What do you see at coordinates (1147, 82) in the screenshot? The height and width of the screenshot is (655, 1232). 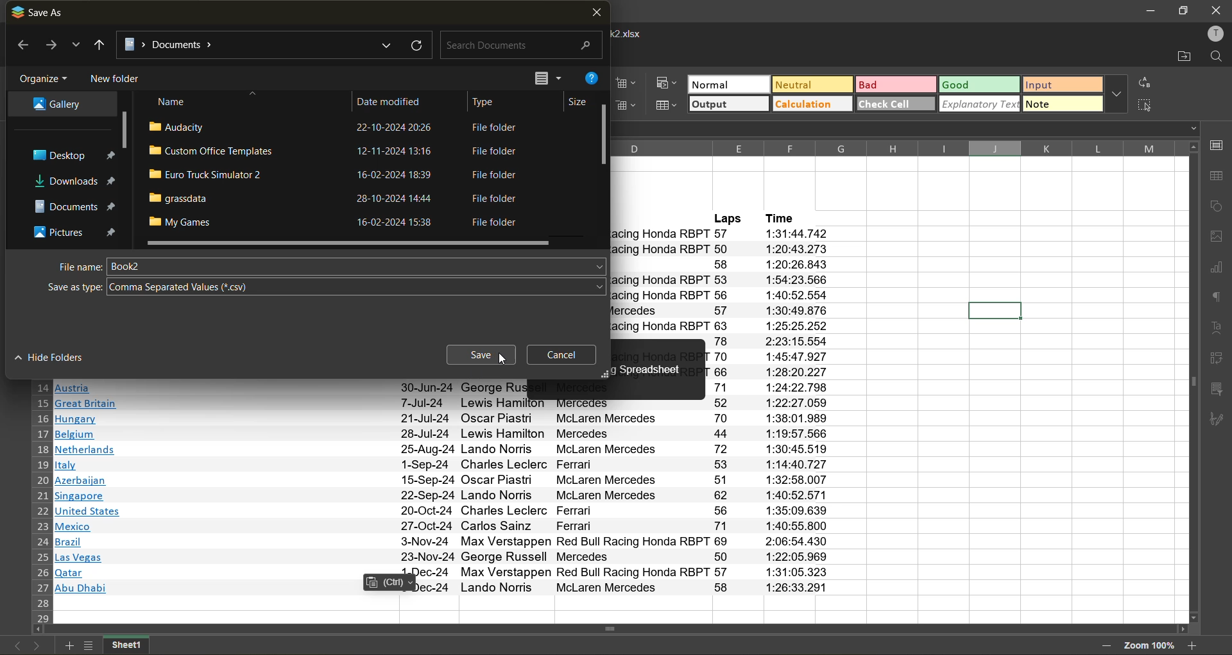 I see `replace` at bounding box center [1147, 82].